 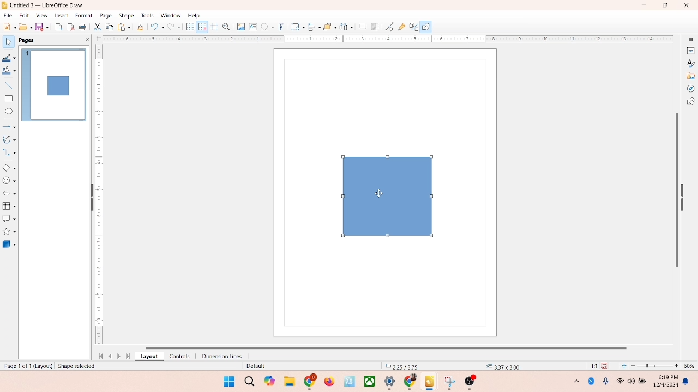 What do you see at coordinates (593, 381) in the screenshot?
I see `Bluetooth` at bounding box center [593, 381].